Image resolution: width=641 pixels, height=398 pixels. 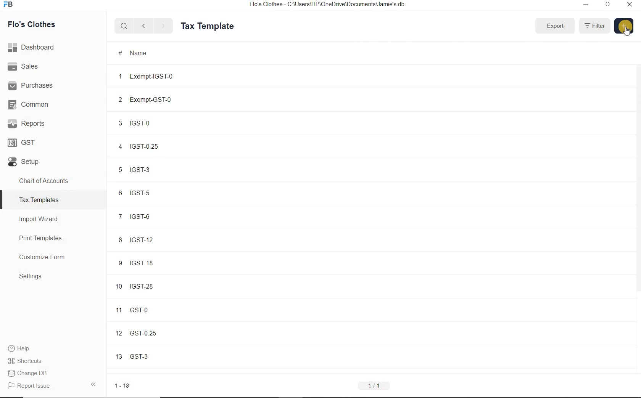 I want to click on 1/1, so click(x=374, y=386).